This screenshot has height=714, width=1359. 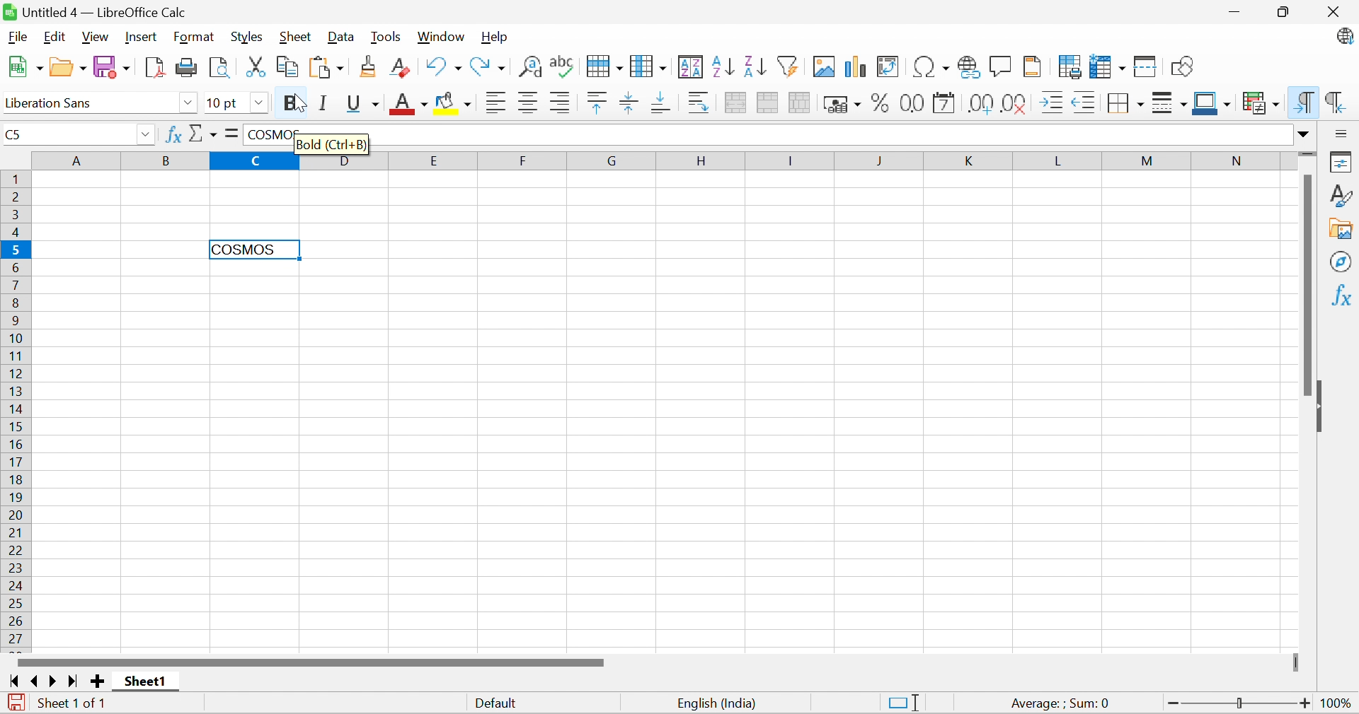 I want to click on Format as Currency, so click(x=842, y=103).